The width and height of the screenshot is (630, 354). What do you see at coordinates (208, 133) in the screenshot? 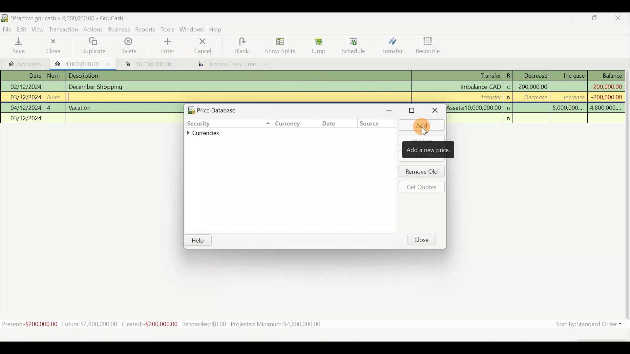
I see `Currencies` at bounding box center [208, 133].